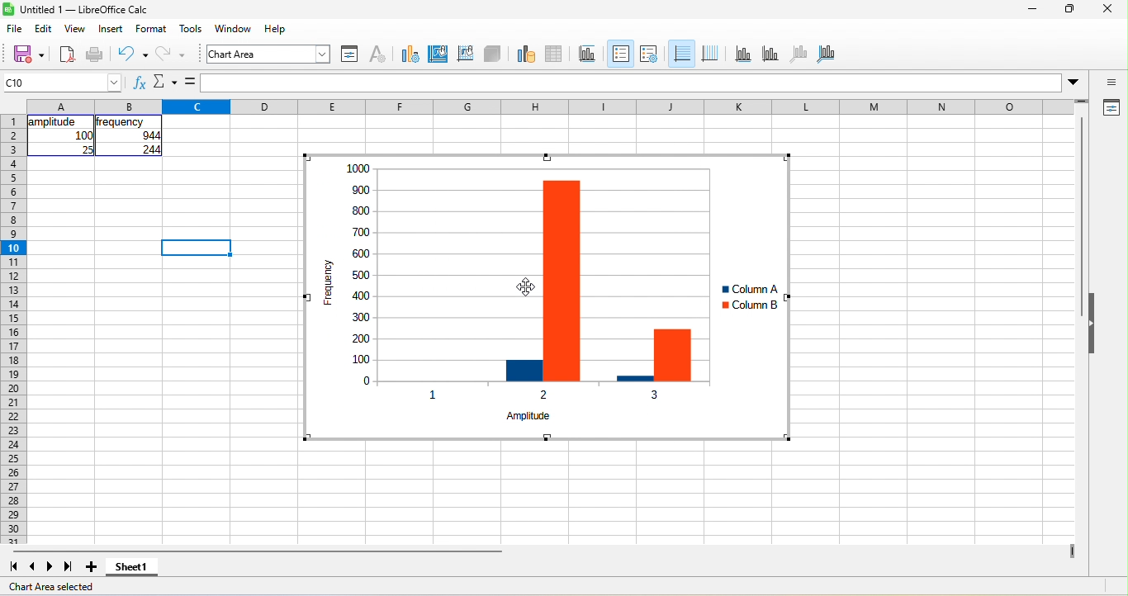 The height and width of the screenshot is (596, 1128). I want to click on character, so click(378, 54).